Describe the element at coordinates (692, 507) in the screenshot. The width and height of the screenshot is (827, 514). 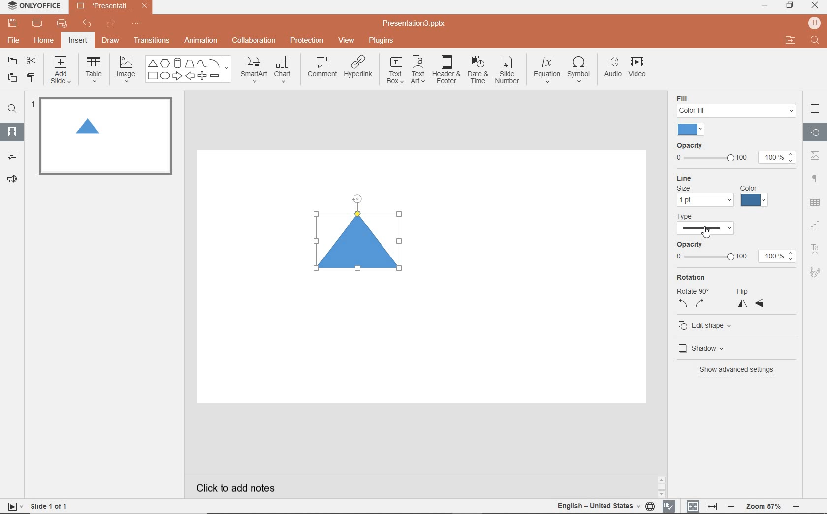
I see `FIT TO SLIDE` at that location.